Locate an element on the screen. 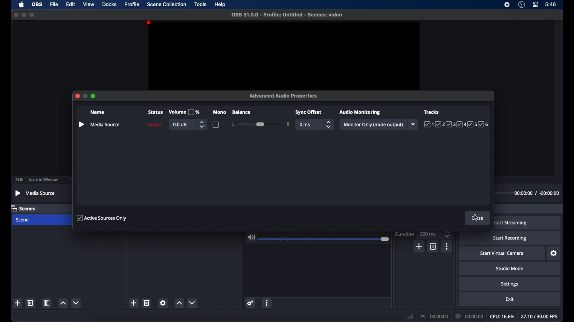  slider is located at coordinates (325, 239).